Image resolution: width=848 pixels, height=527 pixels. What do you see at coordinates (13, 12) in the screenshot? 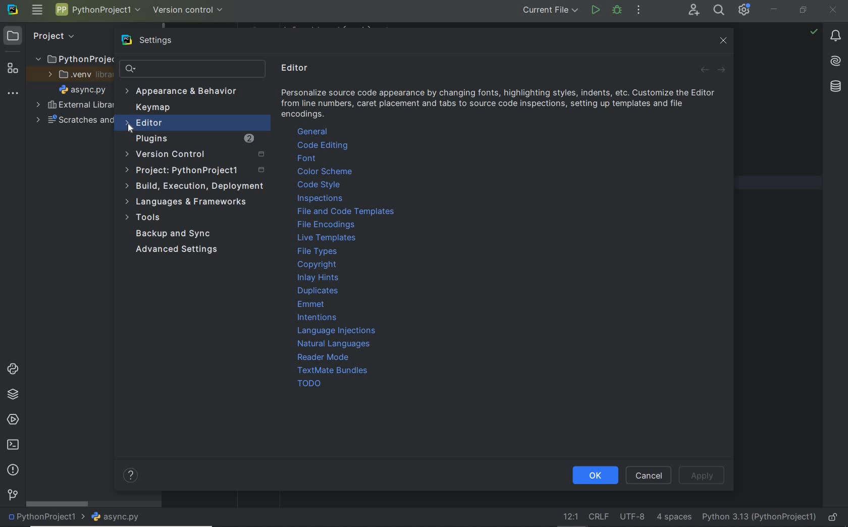
I see `system name` at bounding box center [13, 12].